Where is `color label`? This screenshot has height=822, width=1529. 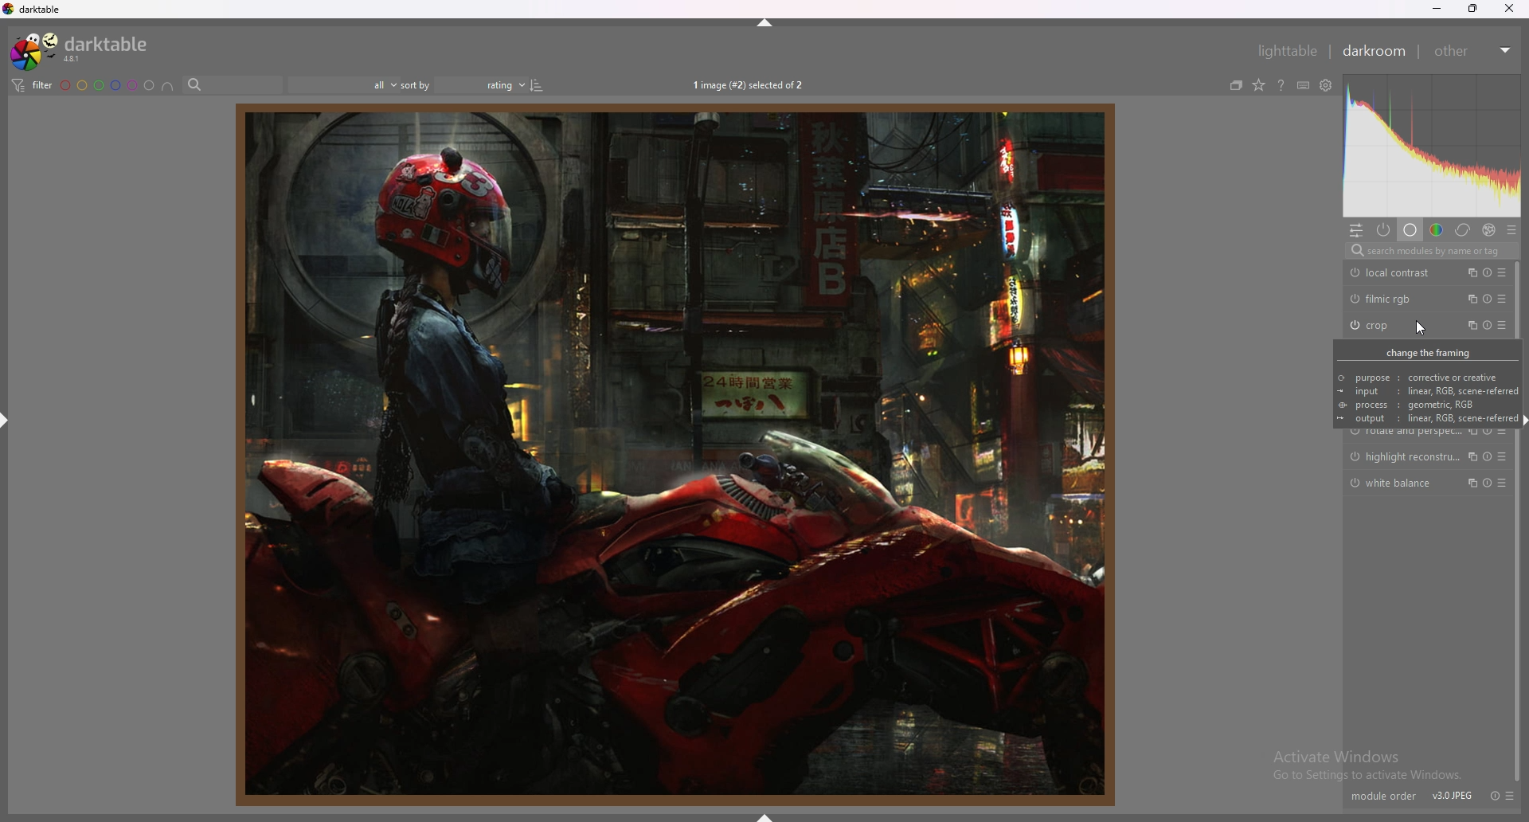
color label is located at coordinates (108, 84).